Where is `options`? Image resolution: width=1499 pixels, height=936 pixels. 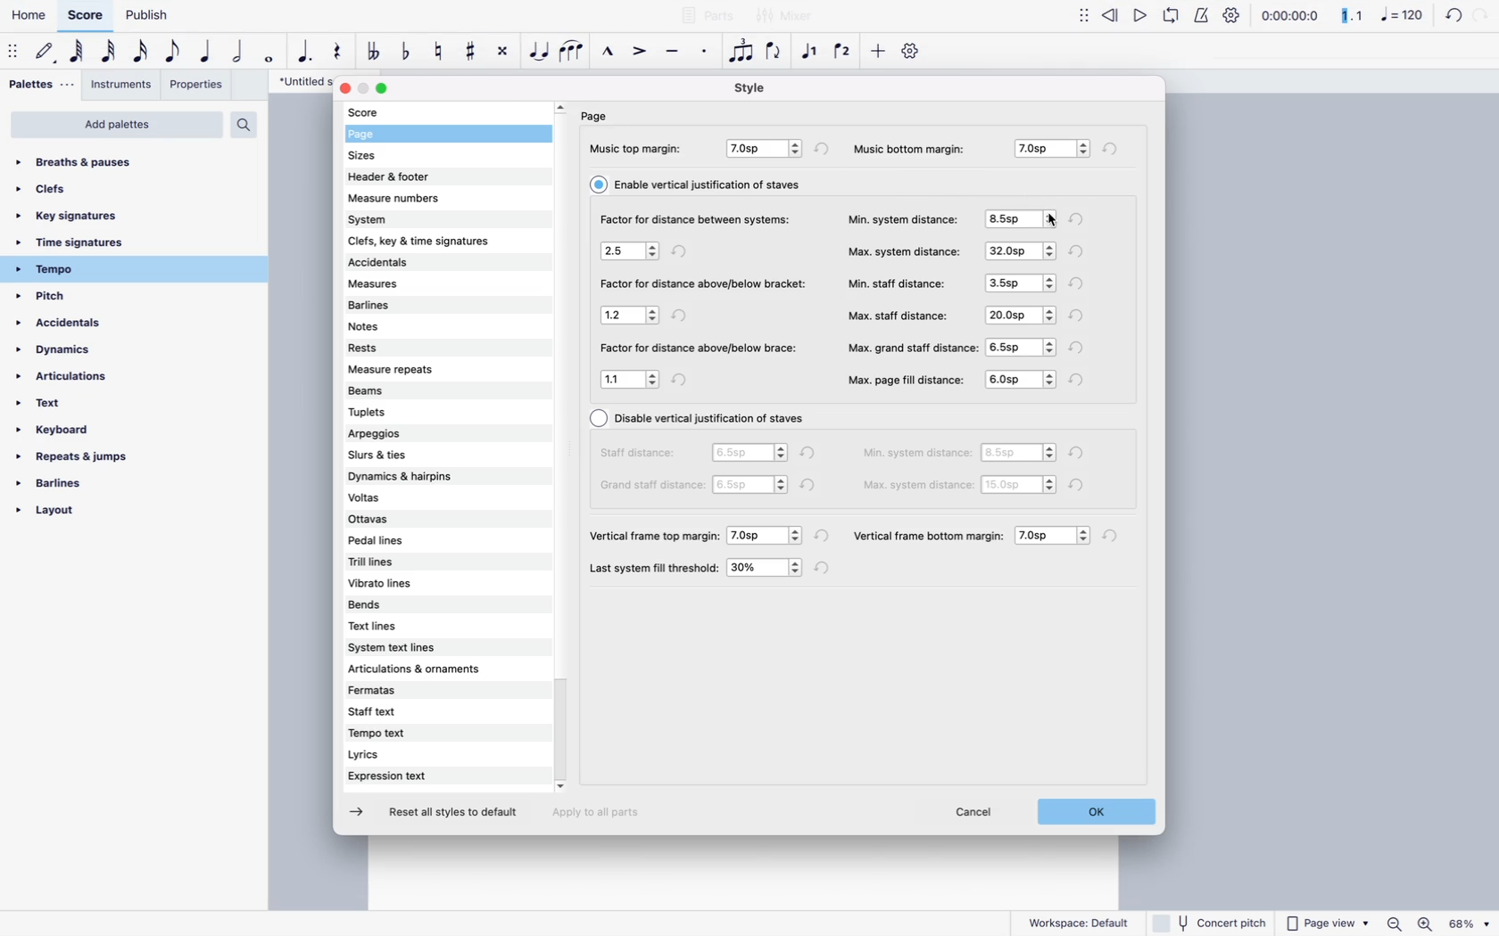 options is located at coordinates (631, 379).